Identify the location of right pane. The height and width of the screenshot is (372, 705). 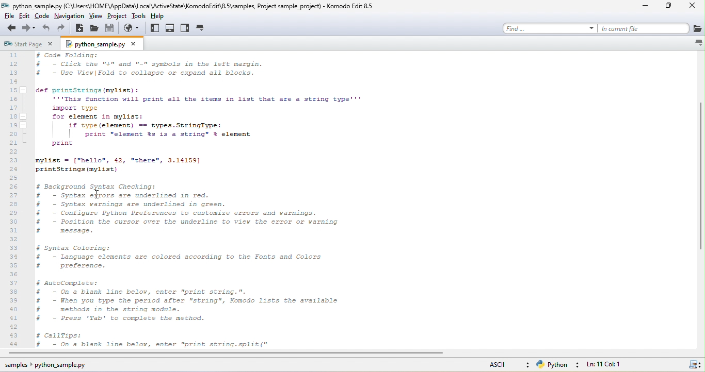
(186, 28).